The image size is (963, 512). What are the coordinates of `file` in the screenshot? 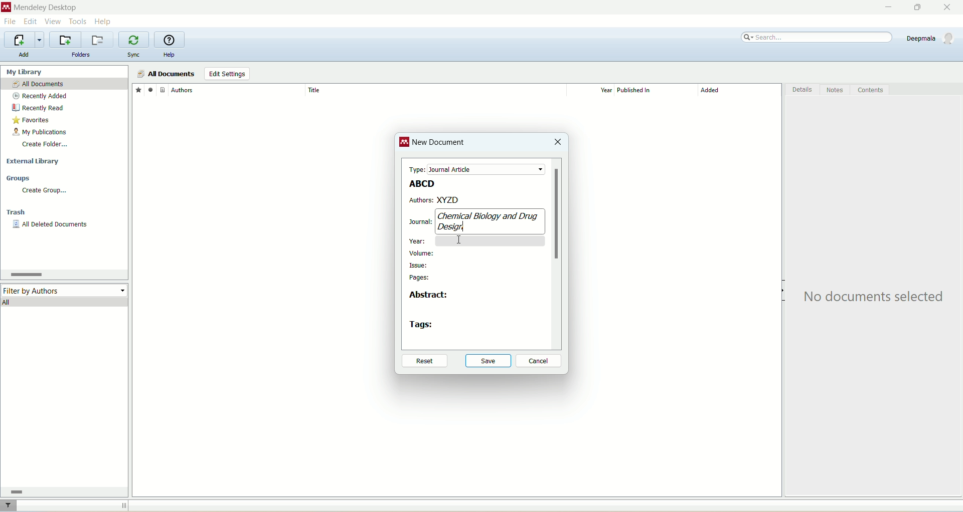 It's located at (10, 23).